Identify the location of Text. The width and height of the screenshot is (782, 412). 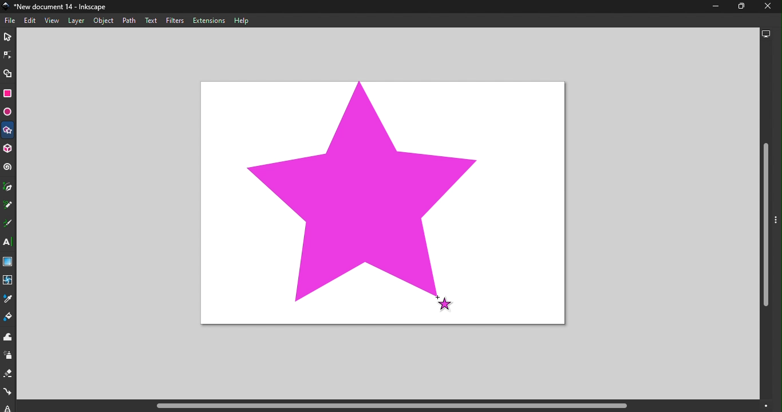
(151, 20).